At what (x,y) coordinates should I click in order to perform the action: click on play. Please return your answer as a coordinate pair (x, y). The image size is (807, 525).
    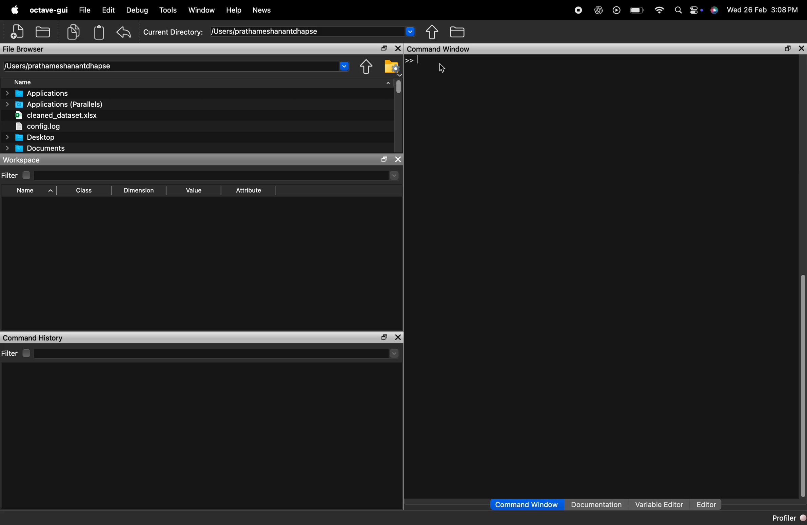
    Looking at the image, I should click on (616, 10).